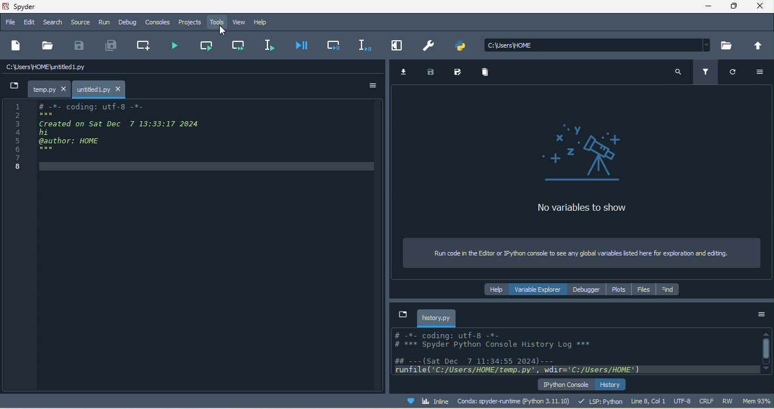 The image size is (774, 409). What do you see at coordinates (757, 45) in the screenshot?
I see `change to parent directoy` at bounding box center [757, 45].